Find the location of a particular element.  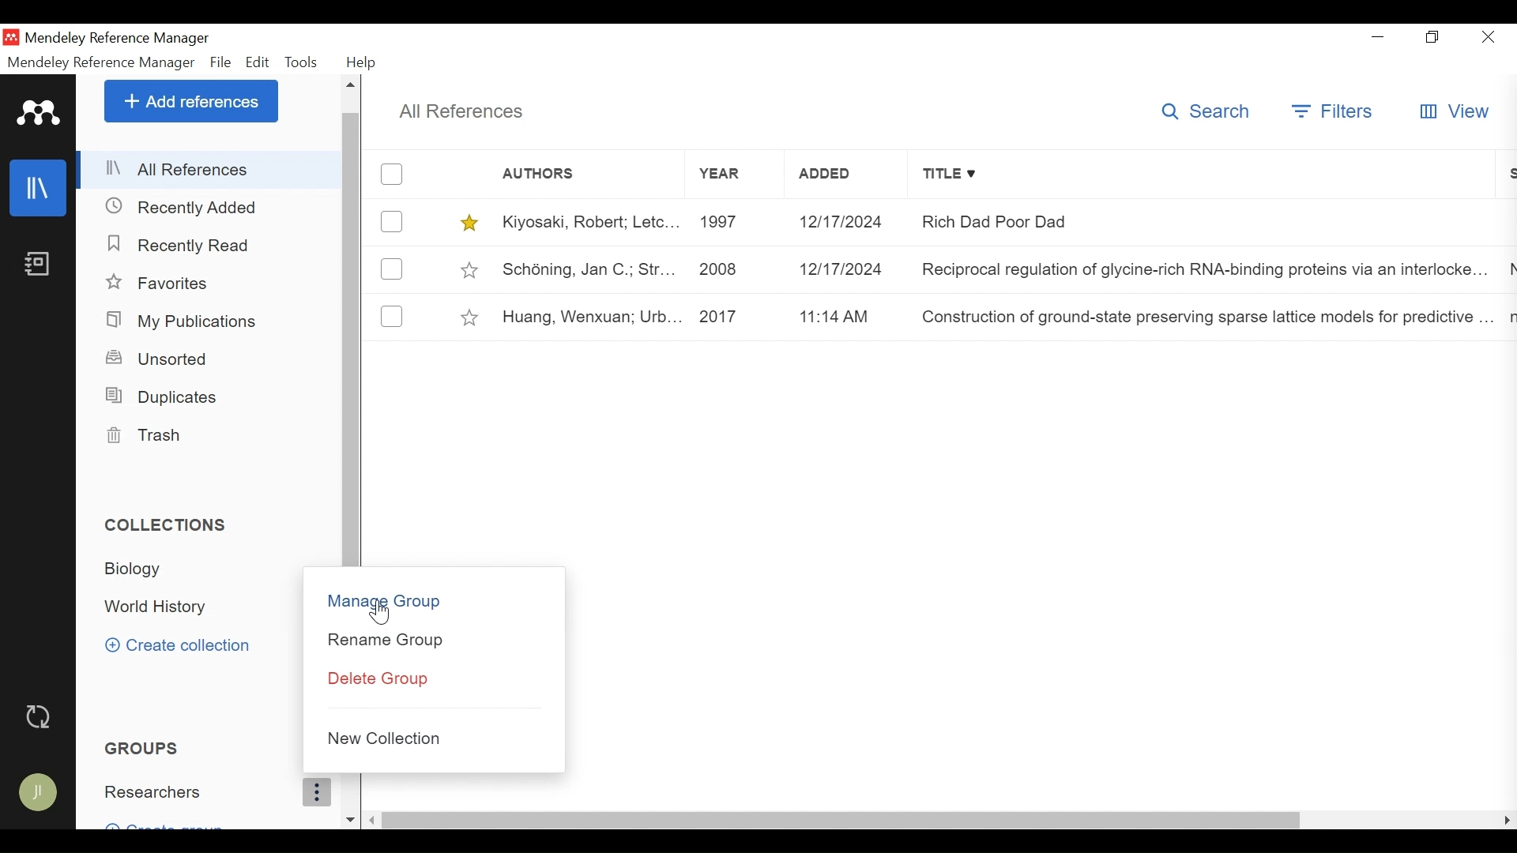

1997 is located at coordinates (733, 223).